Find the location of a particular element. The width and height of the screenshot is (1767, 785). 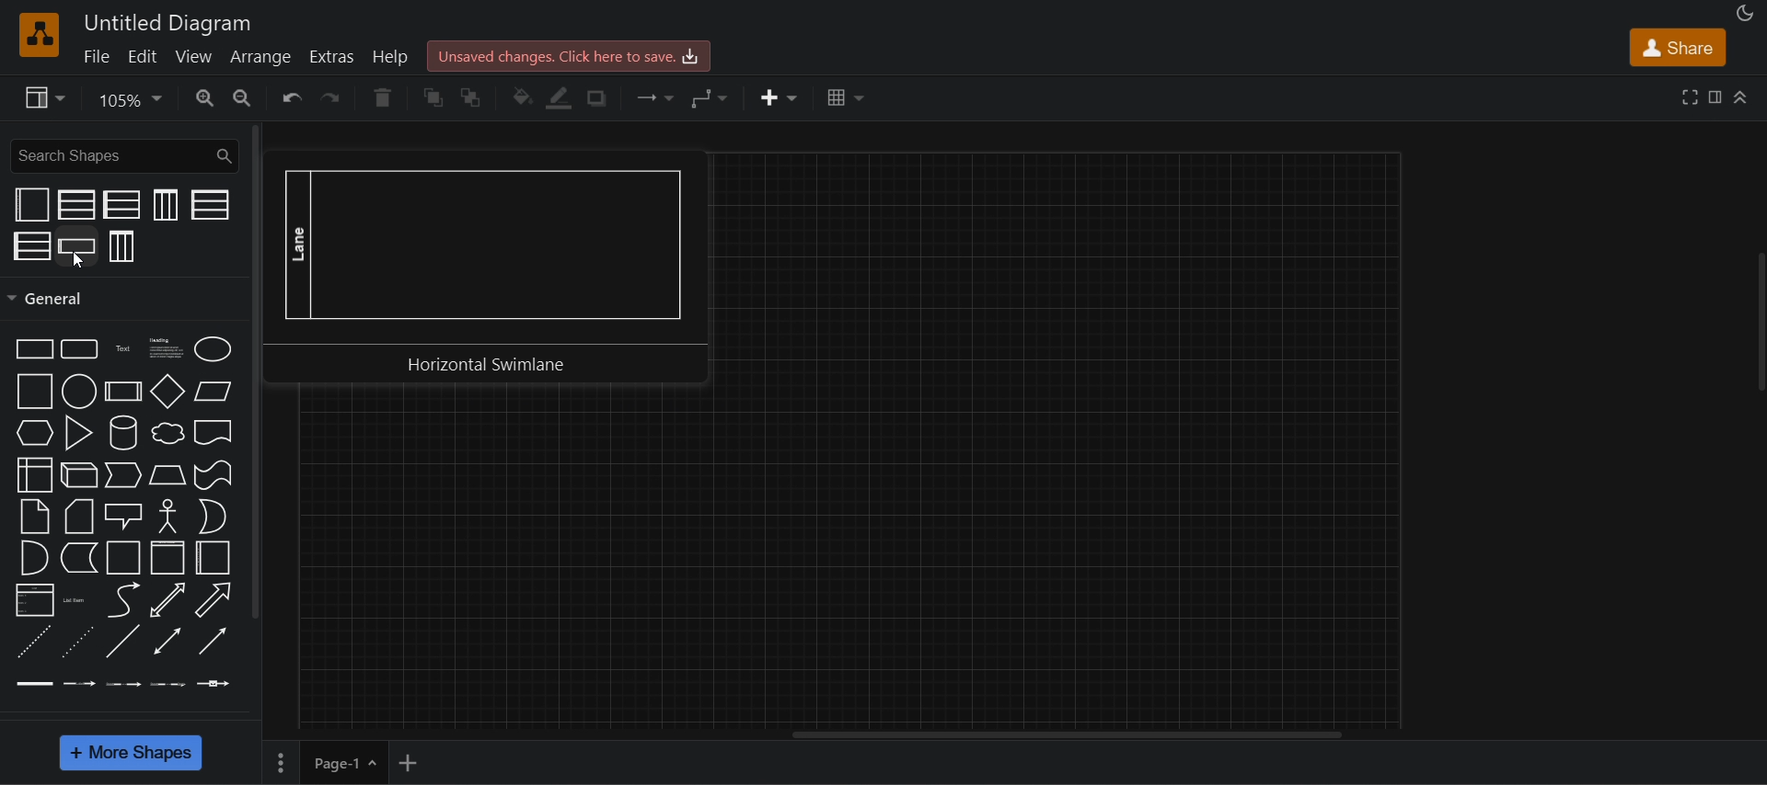

connector with symbol is located at coordinates (214, 683).